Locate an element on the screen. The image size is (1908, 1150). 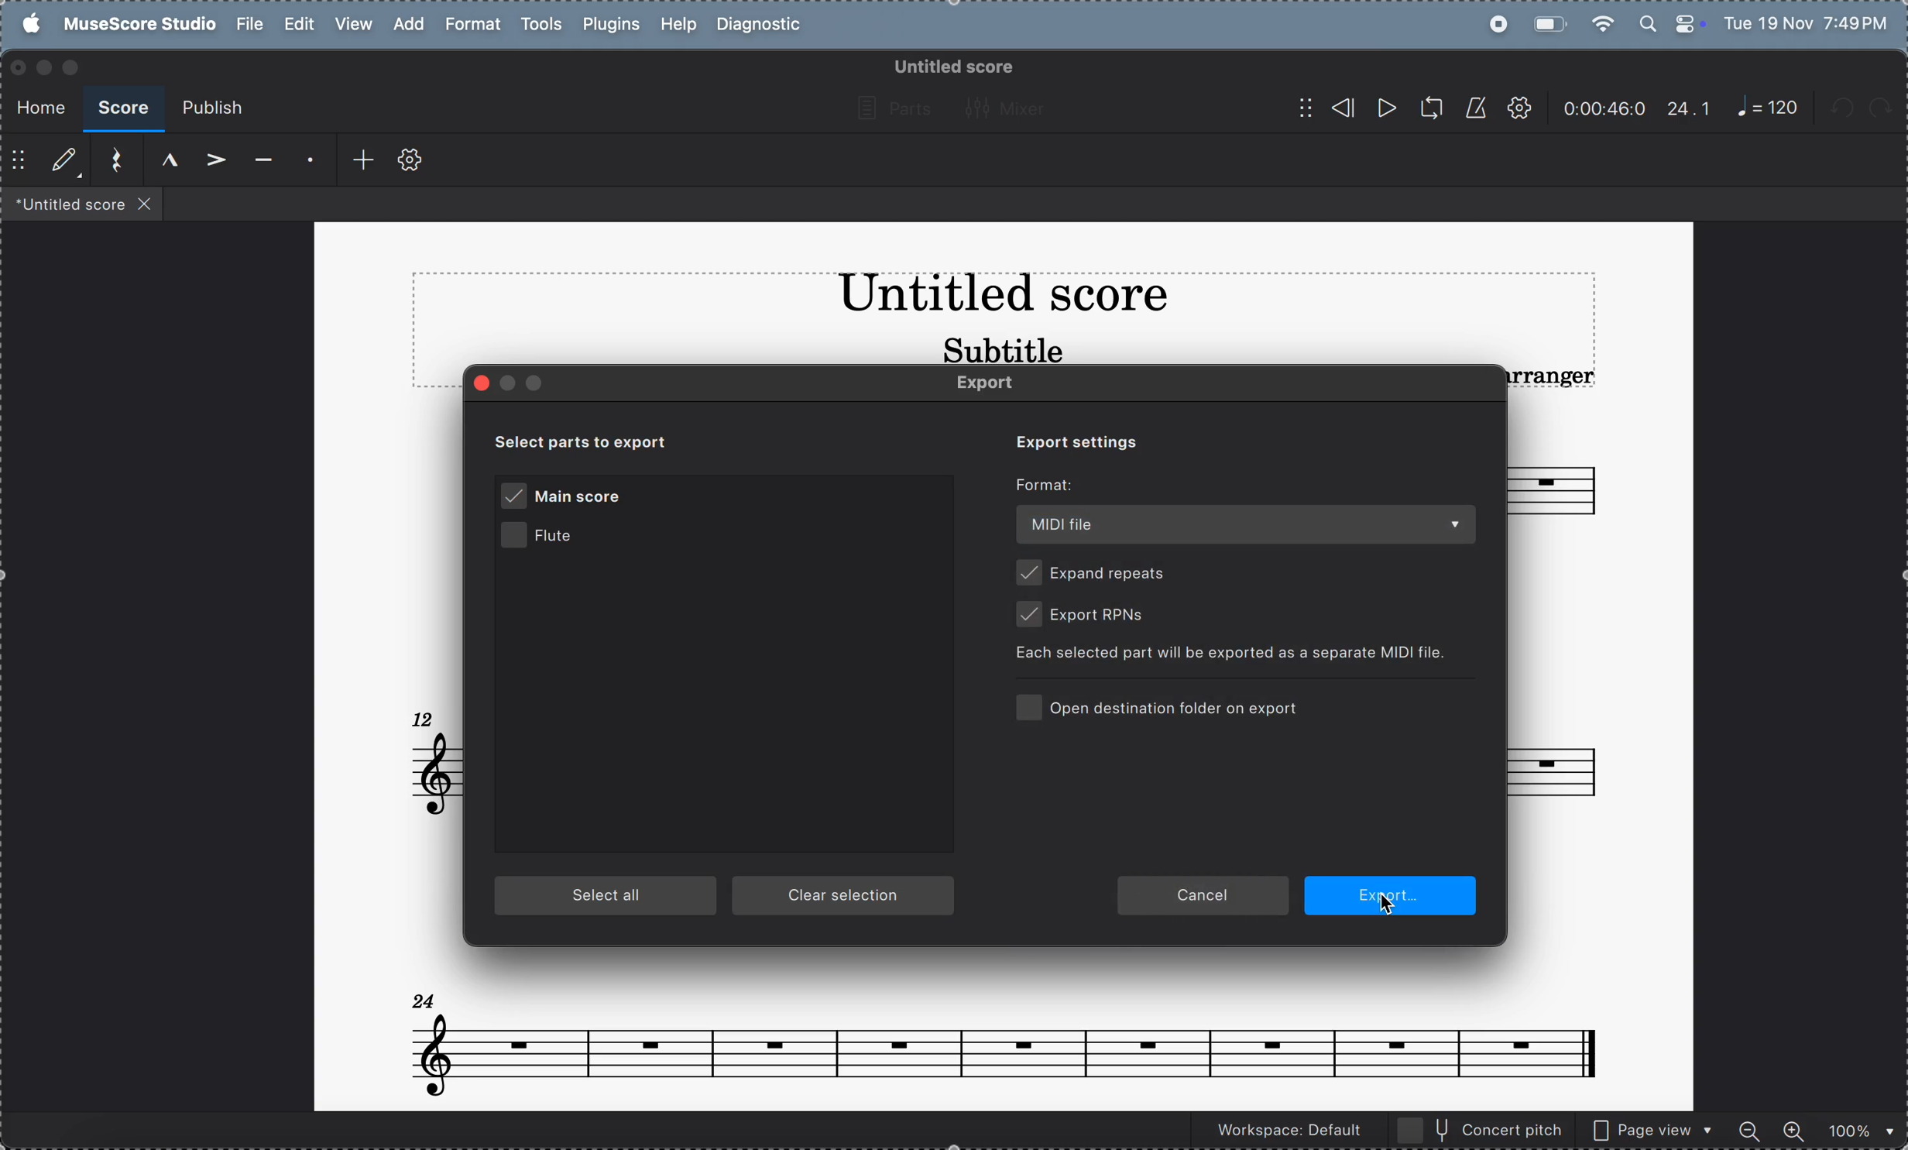
selected parts exported as spearate MIDI file is located at coordinates (1235, 651).